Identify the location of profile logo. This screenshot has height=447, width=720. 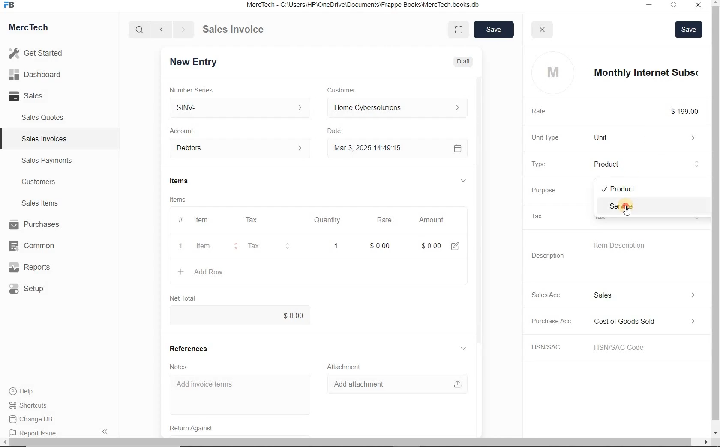
(552, 72).